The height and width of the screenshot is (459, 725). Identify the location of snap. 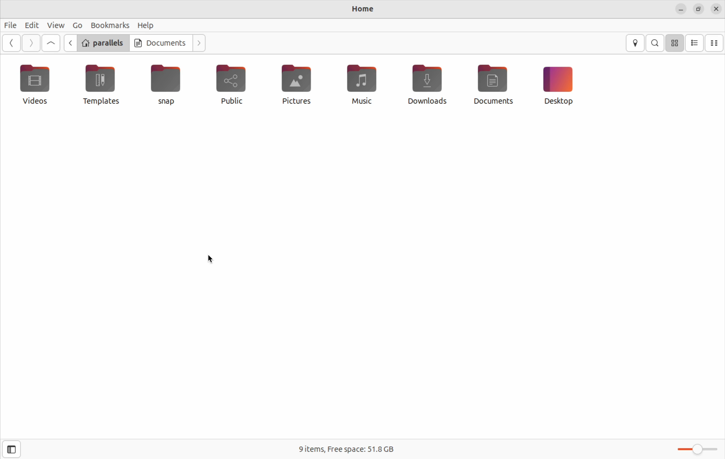
(161, 87).